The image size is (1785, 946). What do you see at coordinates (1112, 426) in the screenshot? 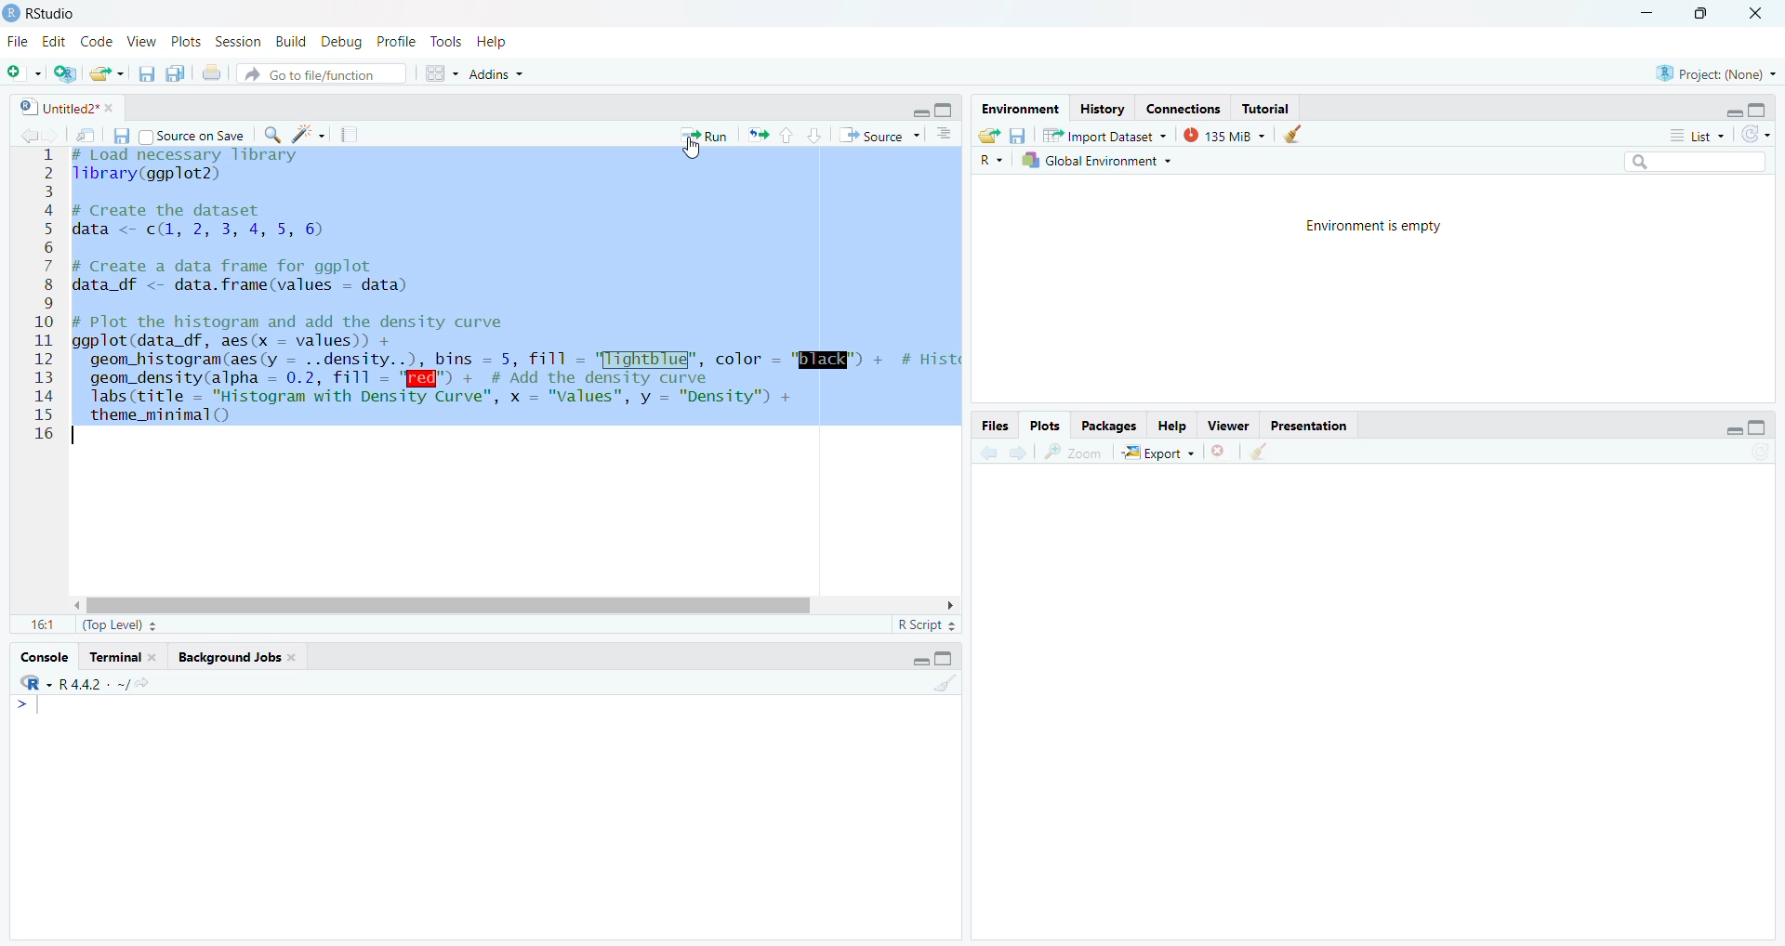
I see `Packages` at bounding box center [1112, 426].